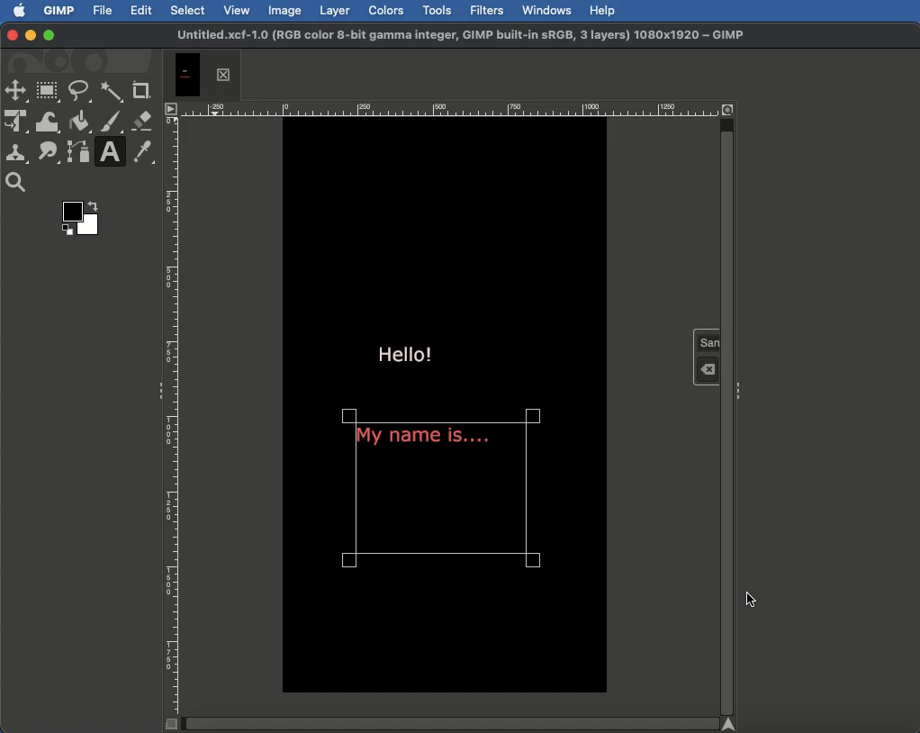  I want to click on Pain, so click(110, 120).